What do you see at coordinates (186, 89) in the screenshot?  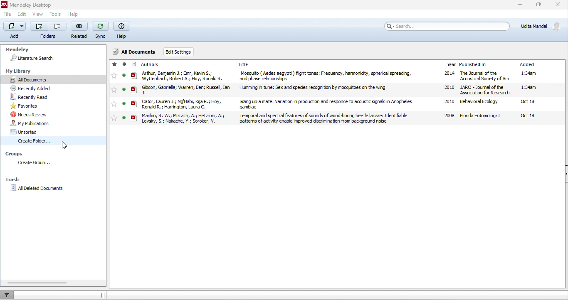 I see `Gibson, Gabriella Warren, Ben Russell, Ian J.` at bounding box center [186, 89].